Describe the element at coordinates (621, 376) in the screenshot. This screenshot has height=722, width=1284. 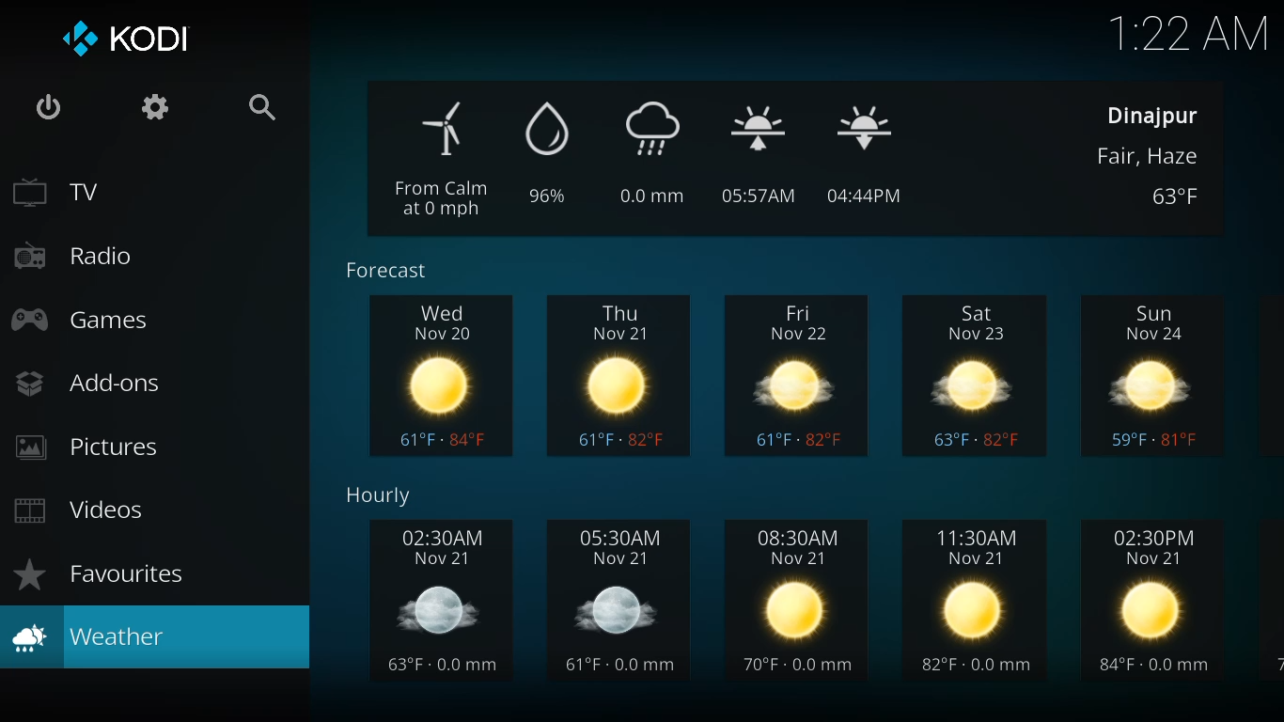
I see `thu` at that location.